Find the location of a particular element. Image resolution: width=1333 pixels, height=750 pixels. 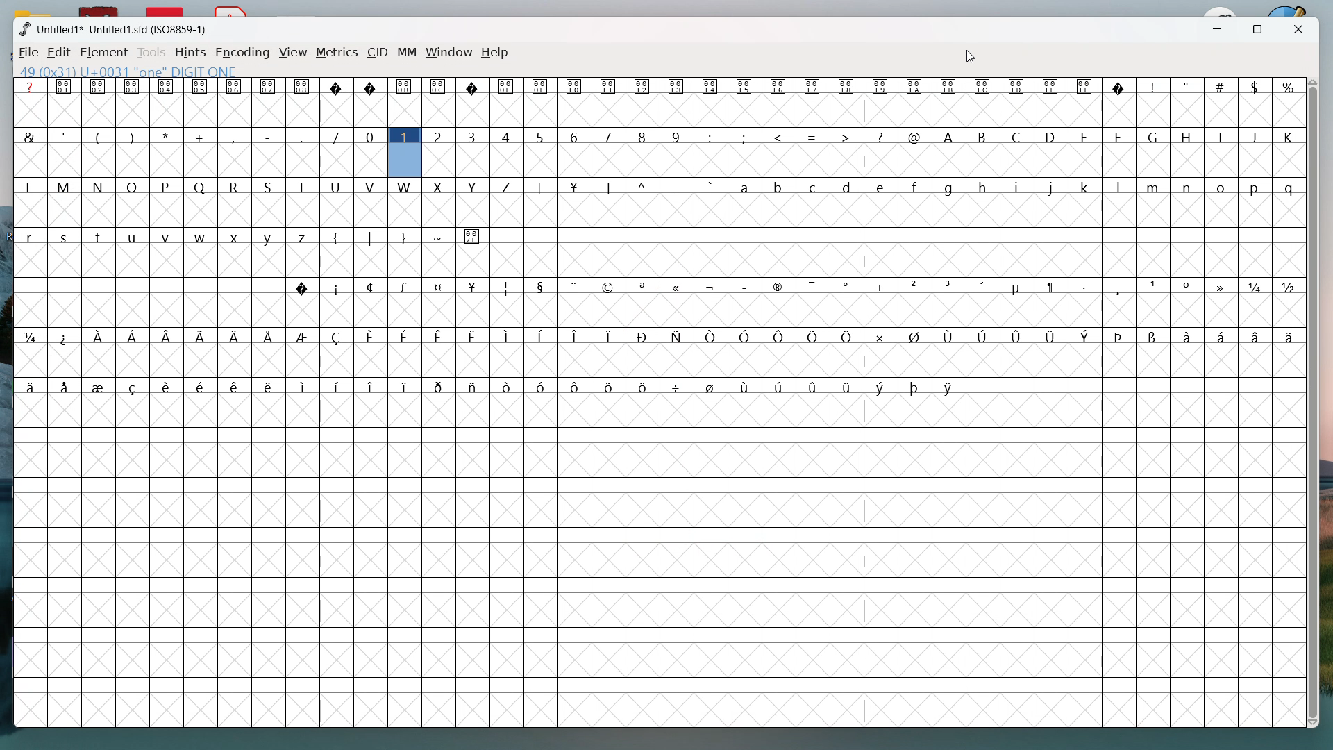

symbol is located at coordinates (949, 86).